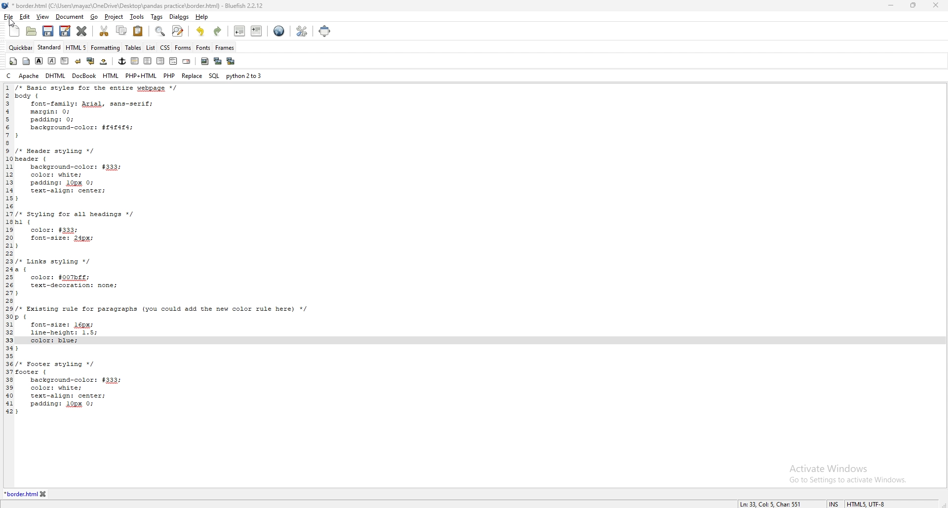 The height and width of the screenshot is (508, 948). What do you see at coordinates (81, 31) in the screenshot?
I see `close current tab` at bounding box center [81, 31].